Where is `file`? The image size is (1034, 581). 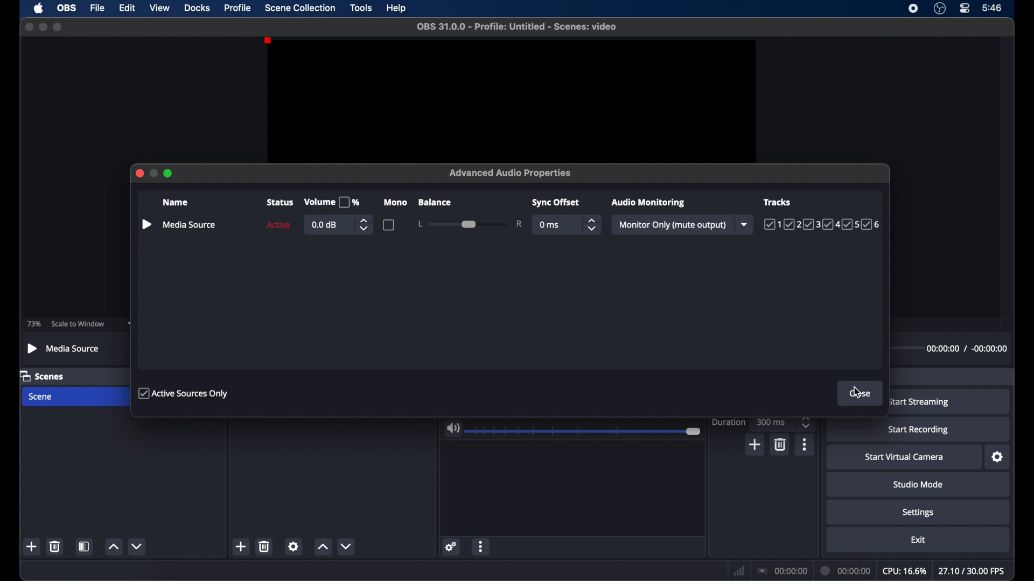
file is located at coordinates (97, 8).